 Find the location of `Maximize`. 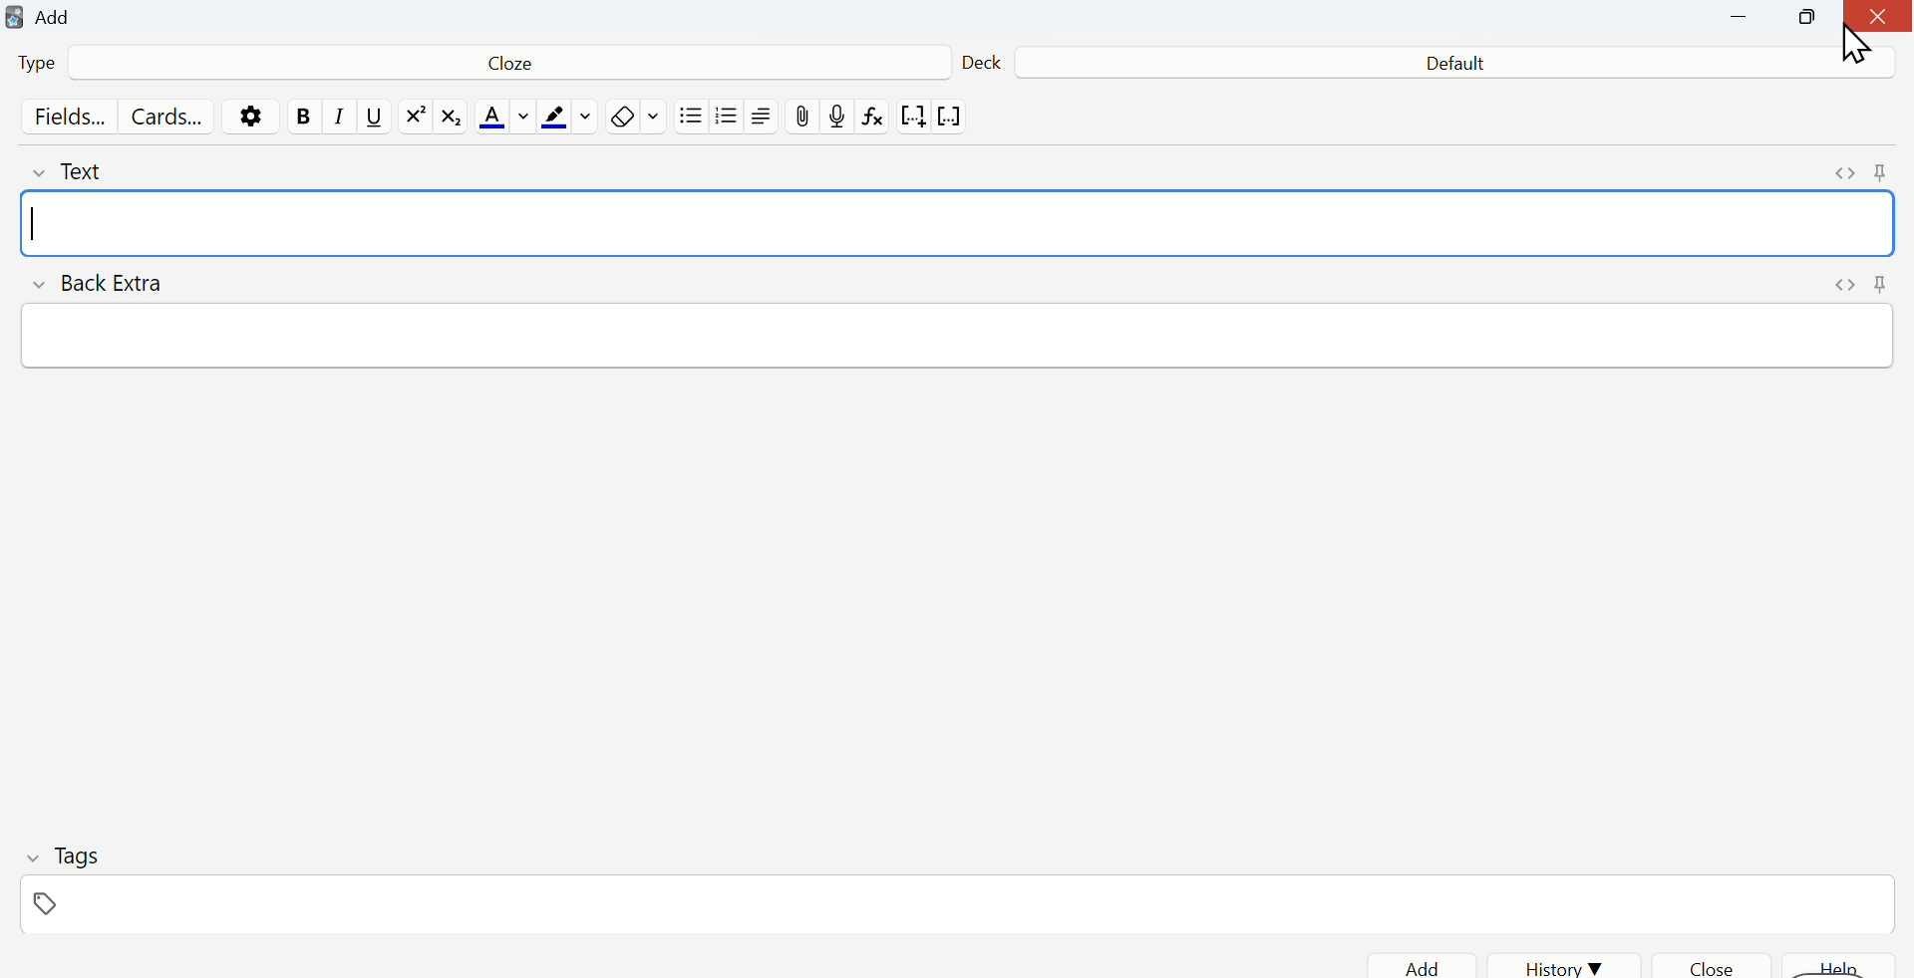

Maximize is located at coordinates (1809, 22).